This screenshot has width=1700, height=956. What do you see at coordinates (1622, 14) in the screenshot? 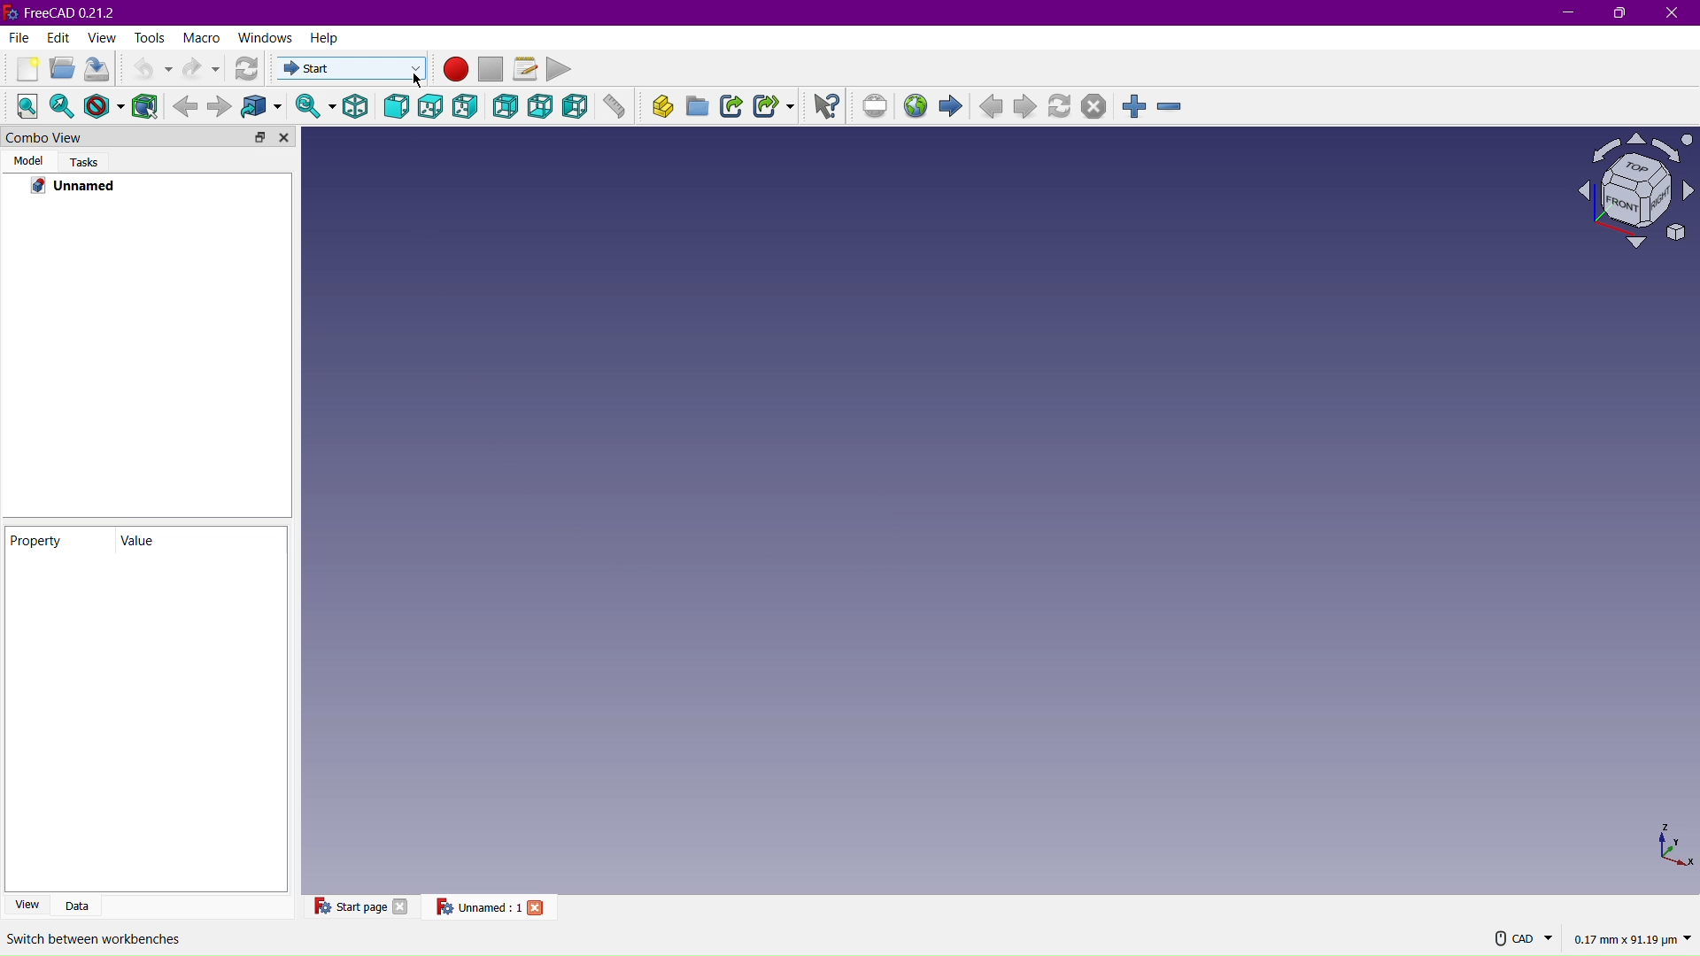
I see `Maximize` at bounding box center [1622, 14].